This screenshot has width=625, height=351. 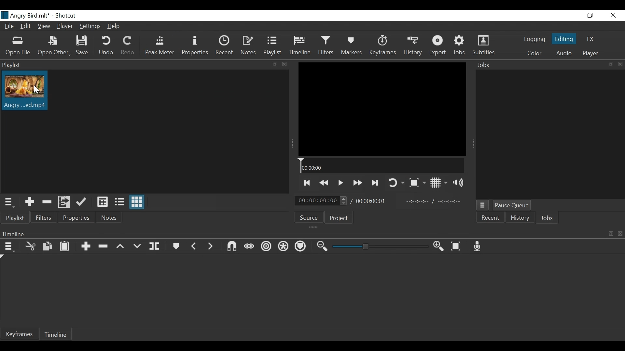 What do you see at coordinates (249, 247) in the screenshot?
I see `Scrub while dragging` at bounding box center [249, 247].